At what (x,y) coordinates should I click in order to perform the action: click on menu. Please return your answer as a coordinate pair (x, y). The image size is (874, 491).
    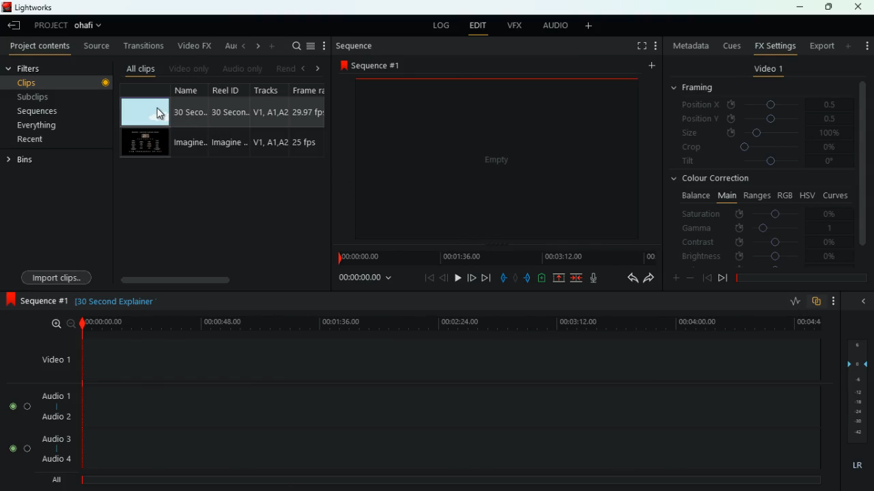
    Looking at the image, I should click on (311, 46).